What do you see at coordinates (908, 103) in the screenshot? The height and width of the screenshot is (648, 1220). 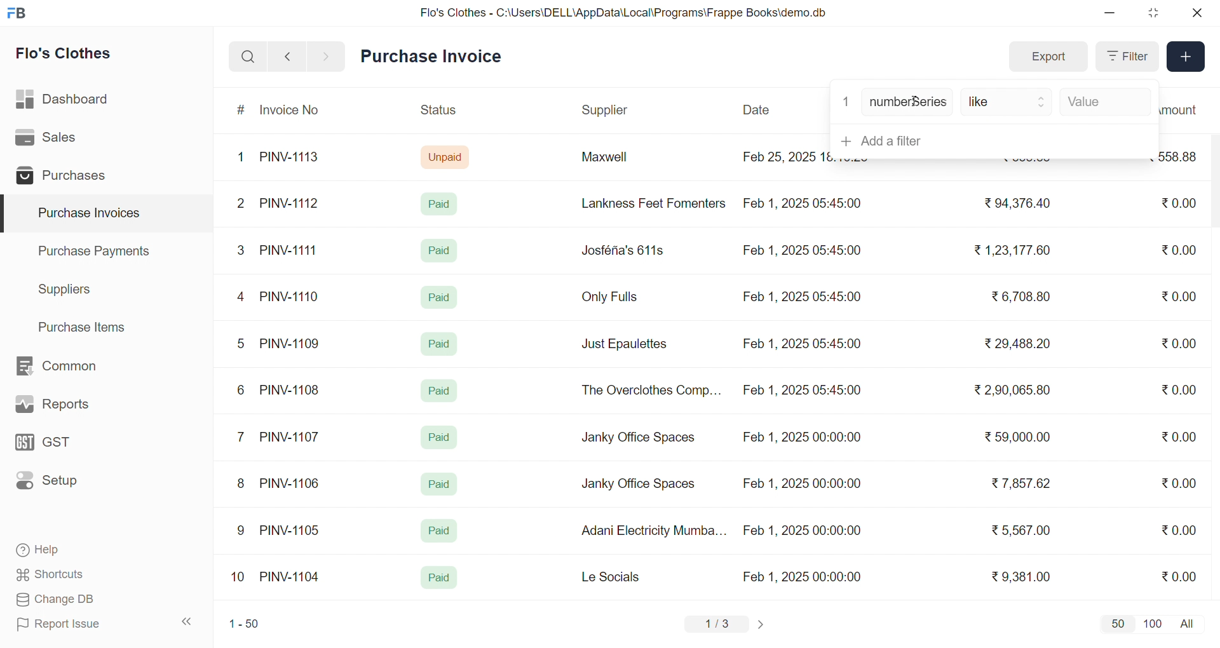 I see `numberSeries` at bounding box center [908, 103].